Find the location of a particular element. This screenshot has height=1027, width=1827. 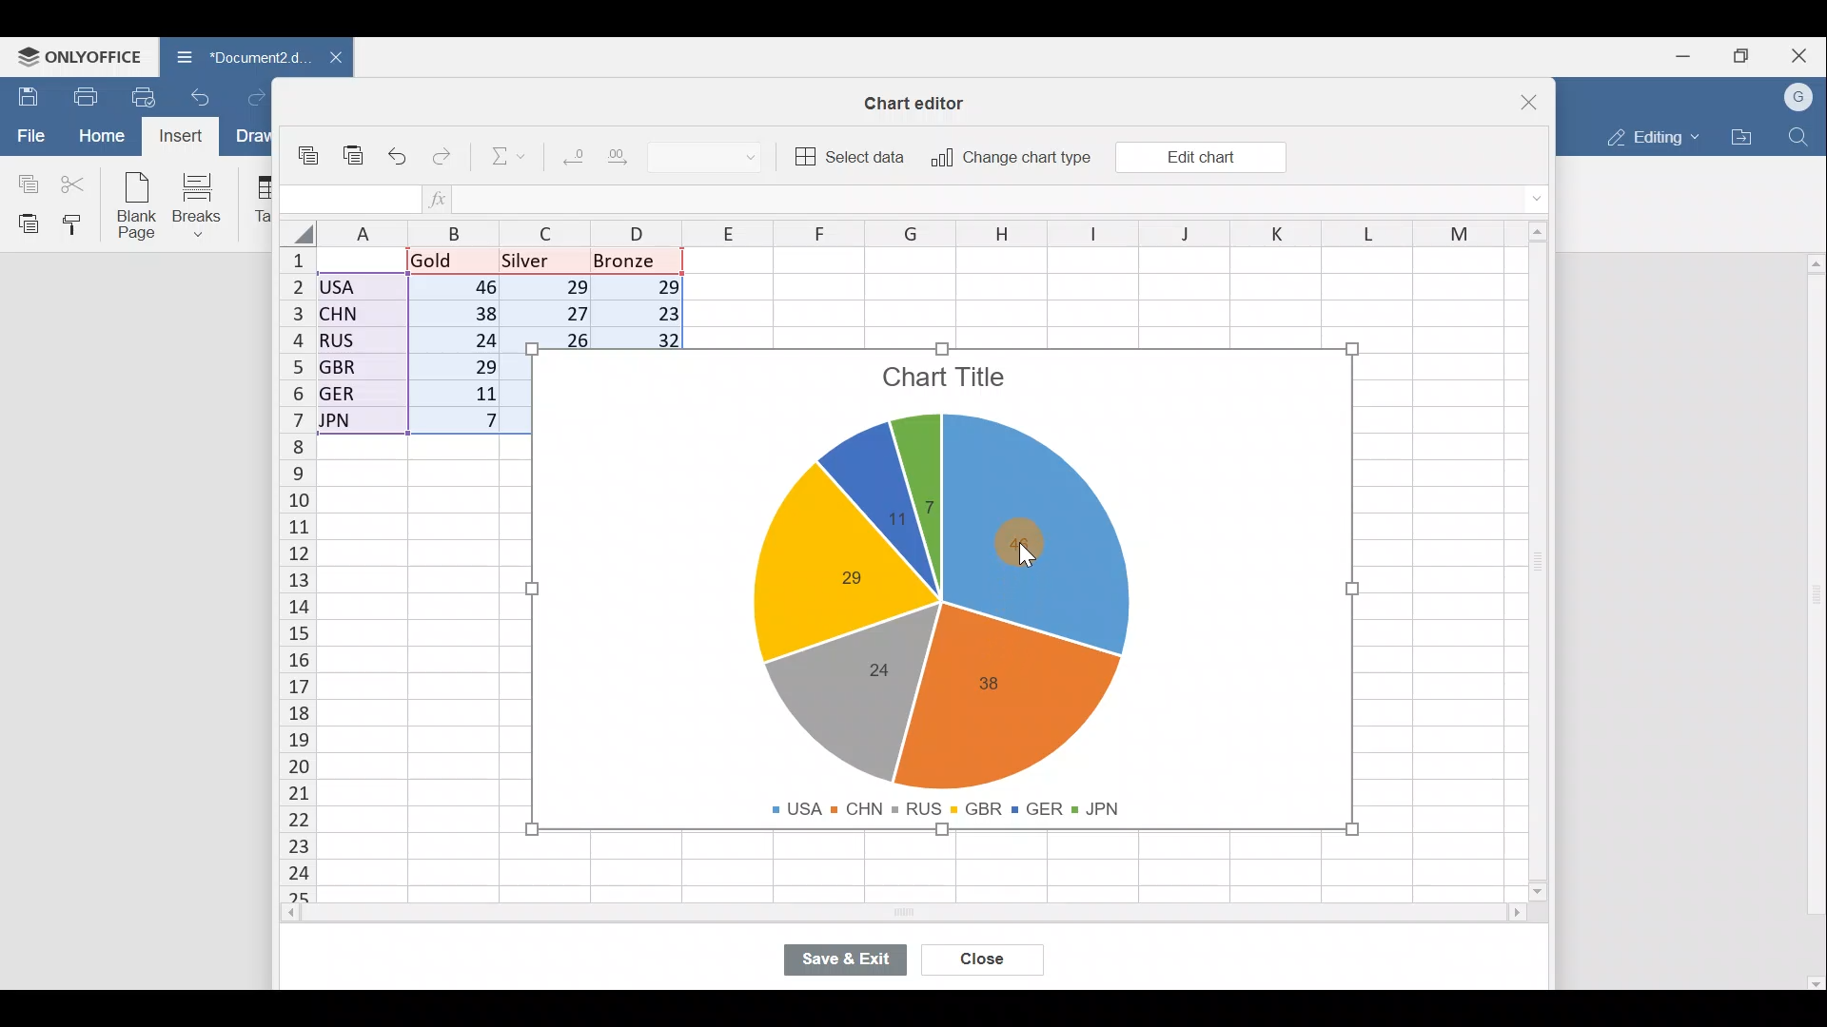

Table is located at coordinates (257, 200).